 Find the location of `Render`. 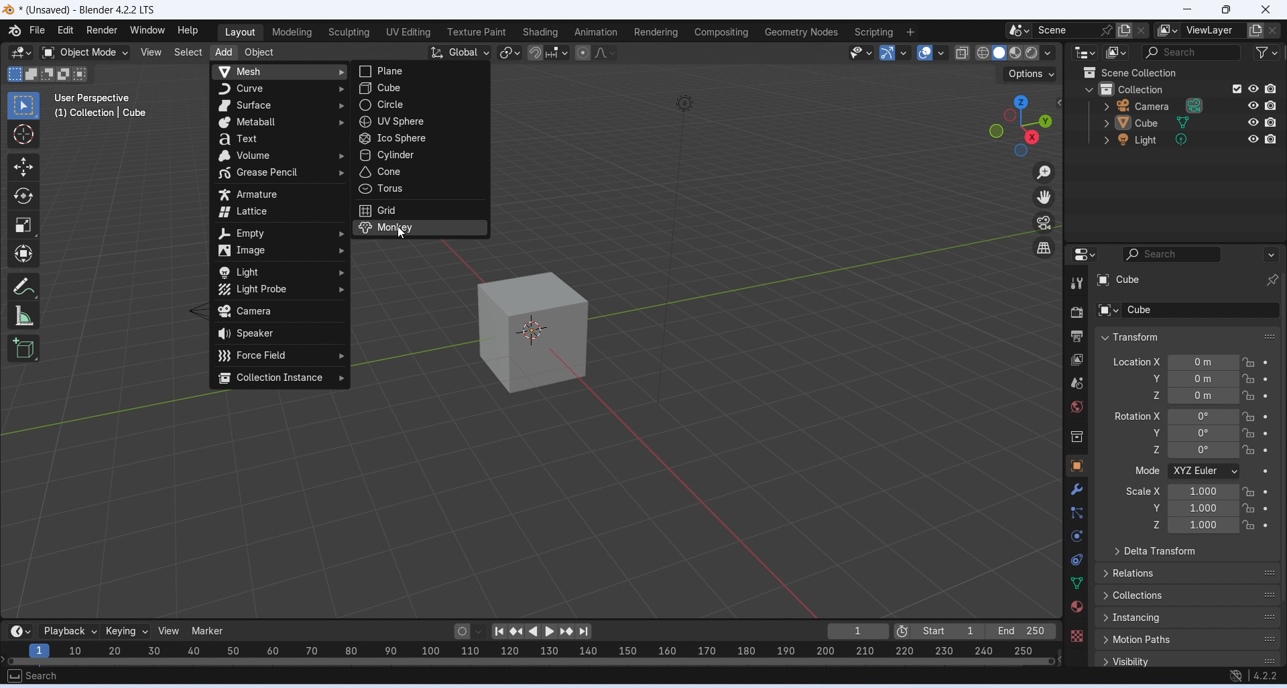

Render is located at coordinates (101, 30).